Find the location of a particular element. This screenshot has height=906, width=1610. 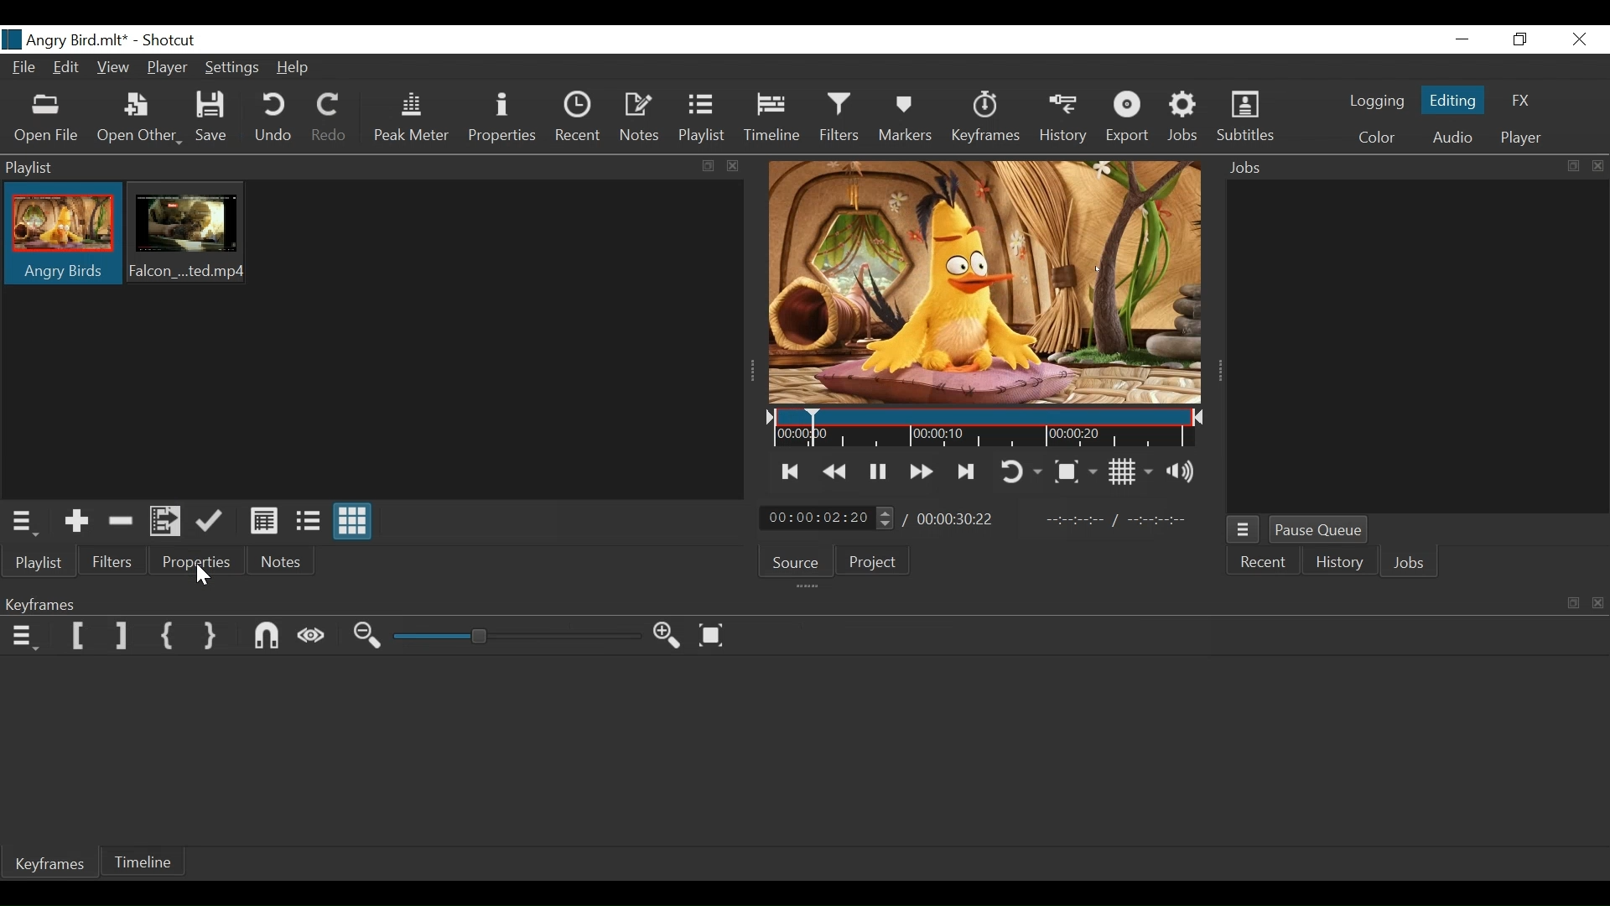

Set First Simple keyframe is located at coordinates (169, 637).